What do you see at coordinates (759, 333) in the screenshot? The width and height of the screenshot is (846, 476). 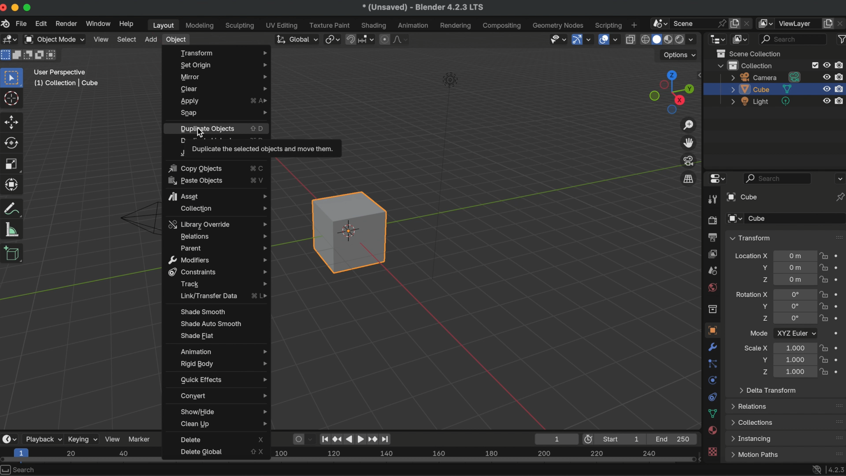 I see `Mode` at bounding box center [759, 333].